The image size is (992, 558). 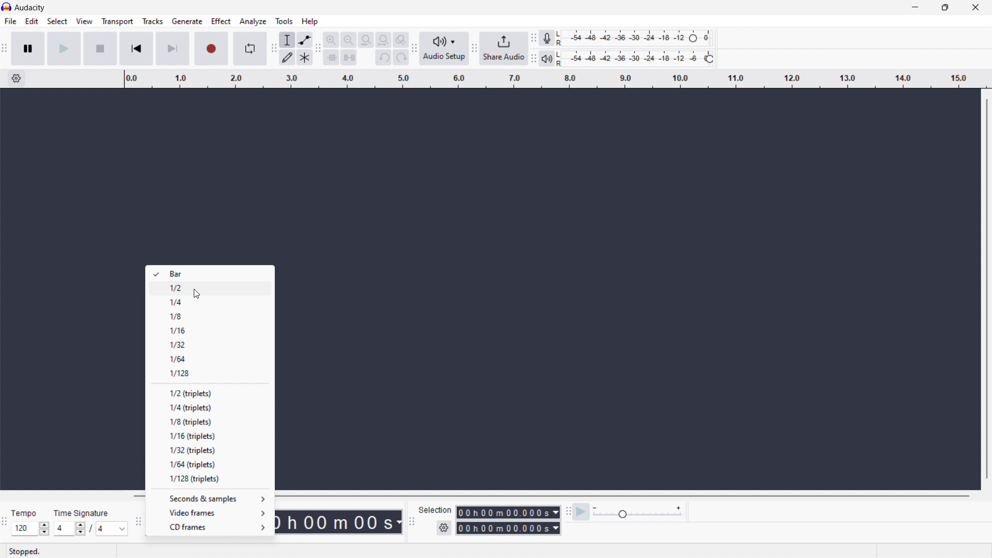 I want to click on recording meter toolbar, so click(x=534, y=38).